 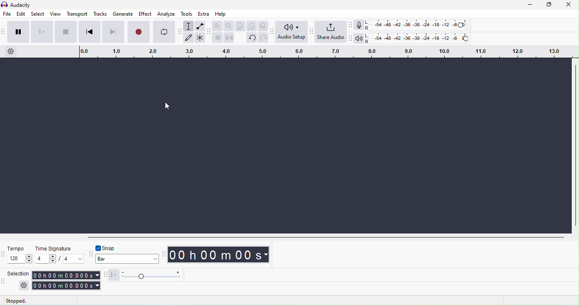 I want to click on cursor, so click(x=168, y=105).